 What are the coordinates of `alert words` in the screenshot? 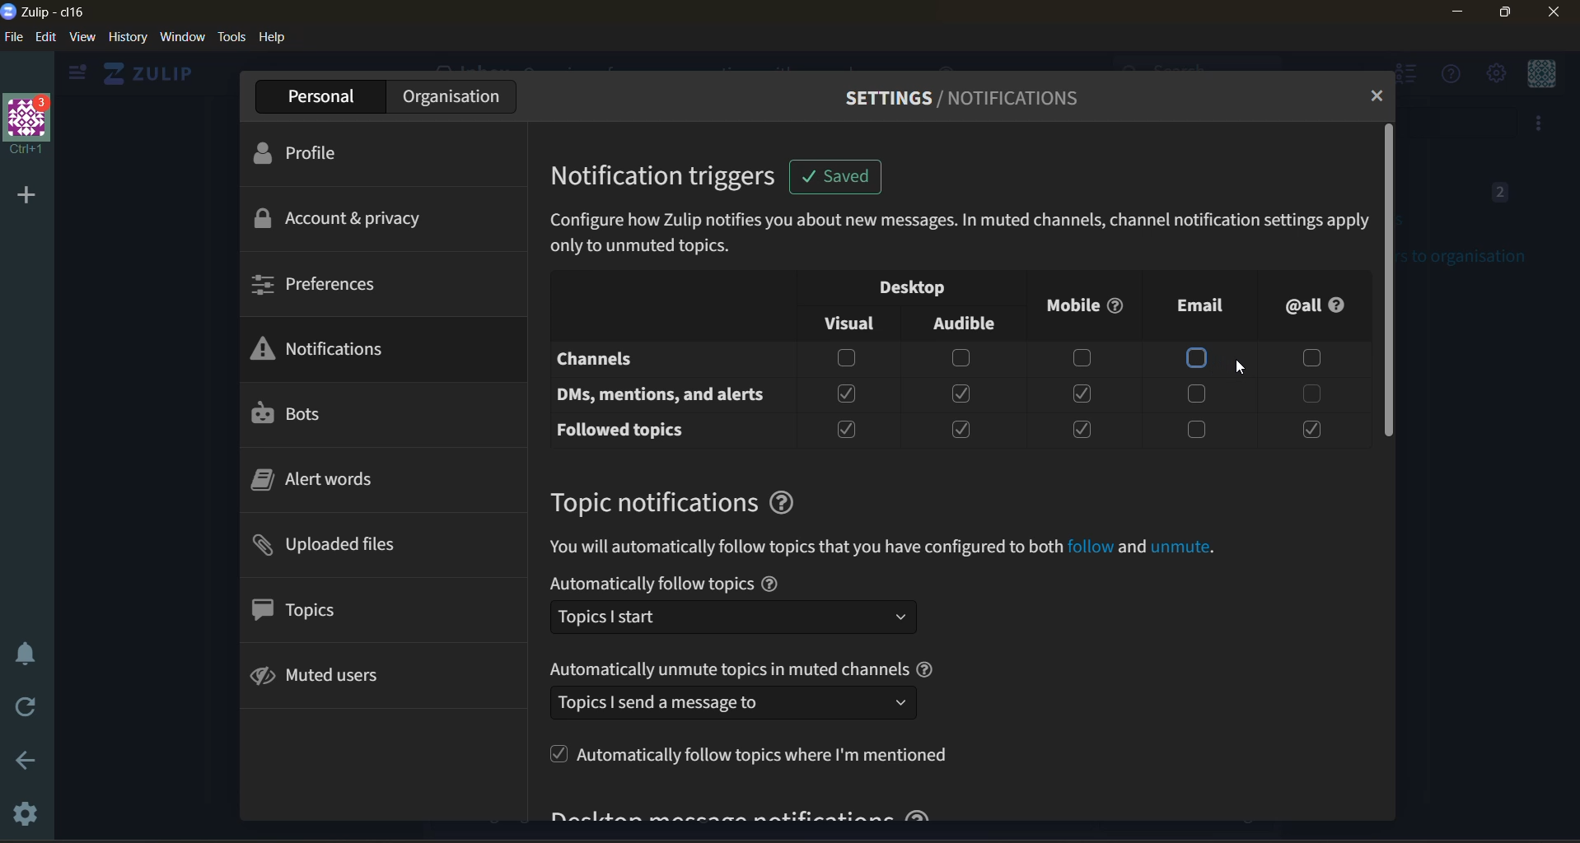 It's located at (323, 481).